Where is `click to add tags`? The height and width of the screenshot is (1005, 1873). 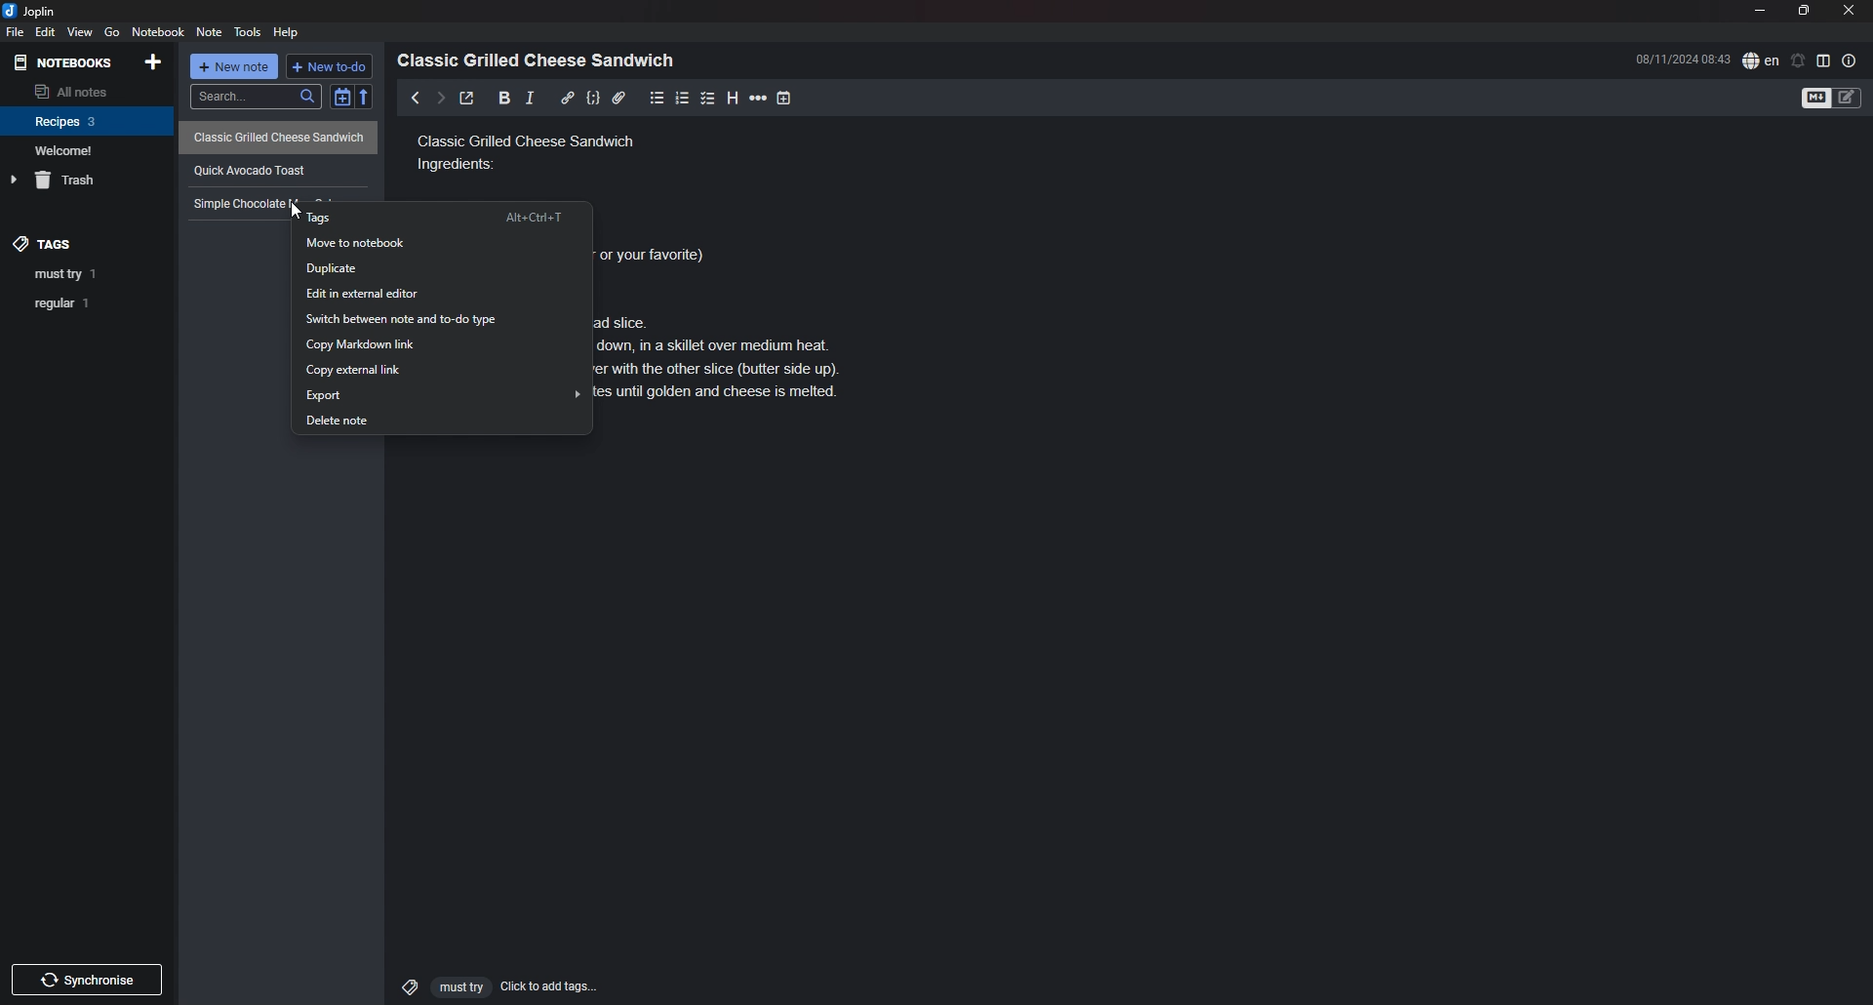 click to add tags is located at coordinates (491, 985).